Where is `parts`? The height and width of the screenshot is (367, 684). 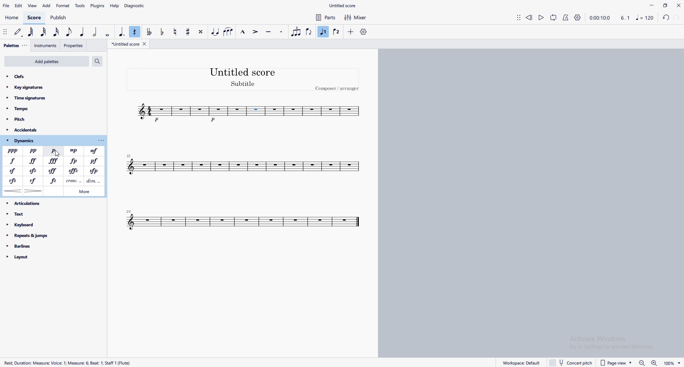
parts is located at coordinates (327, 17).